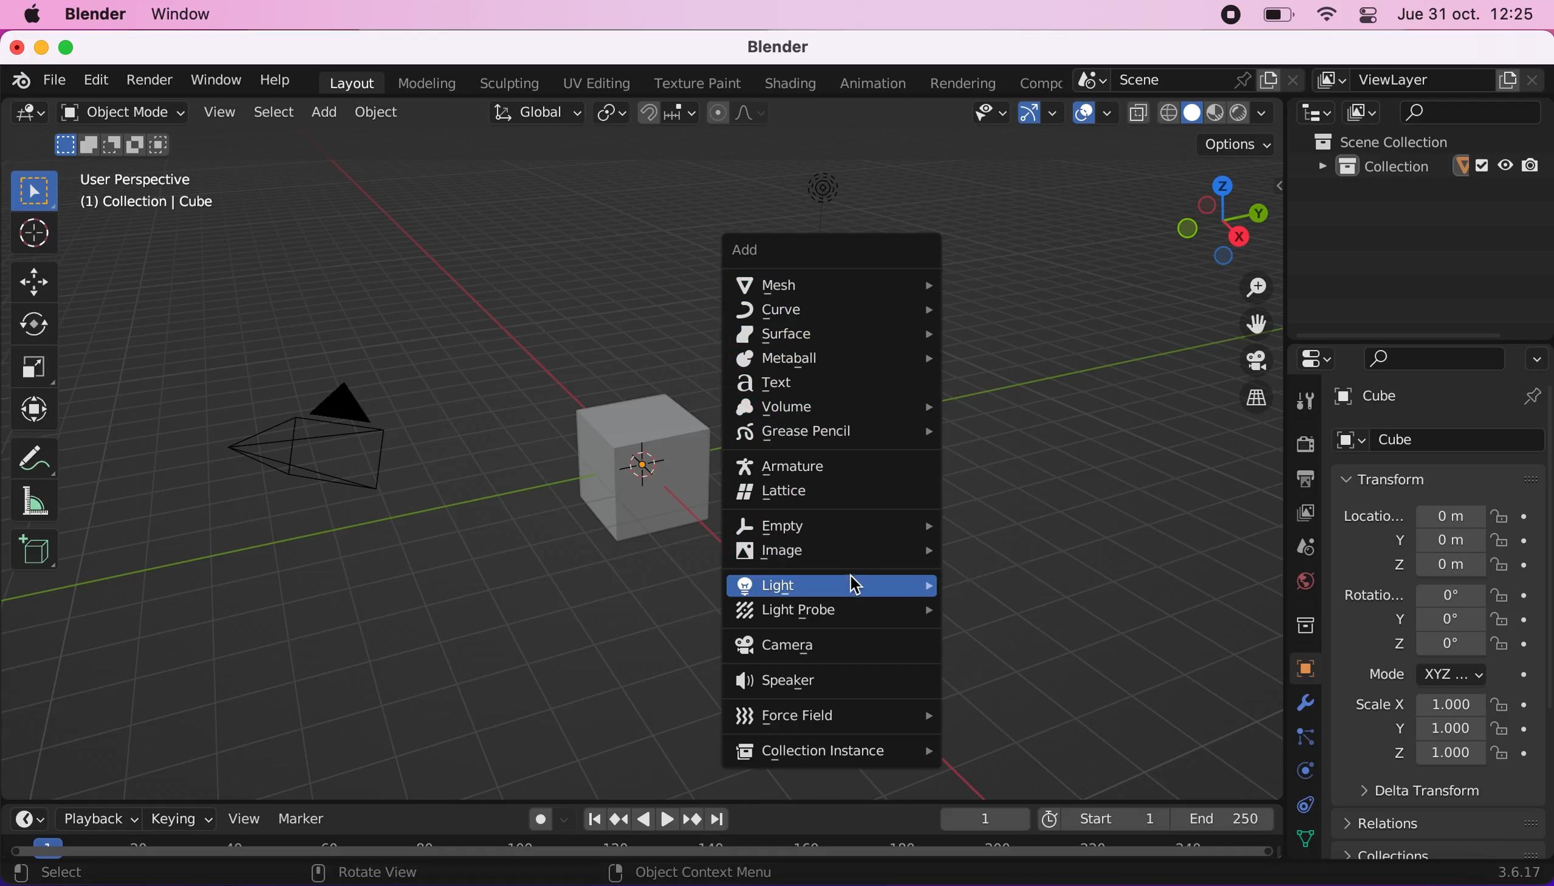 The height and width of the screenshot is (886, 1554). Describe the element at coordinates (1524, 543) in the screenshot. I see `lock` at that location.